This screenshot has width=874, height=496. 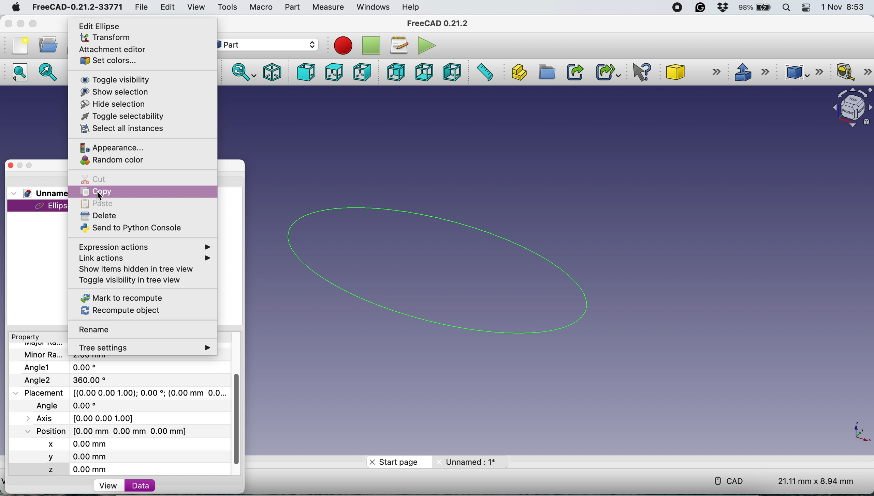 I want to click on create part, so click(x=516, y=73).